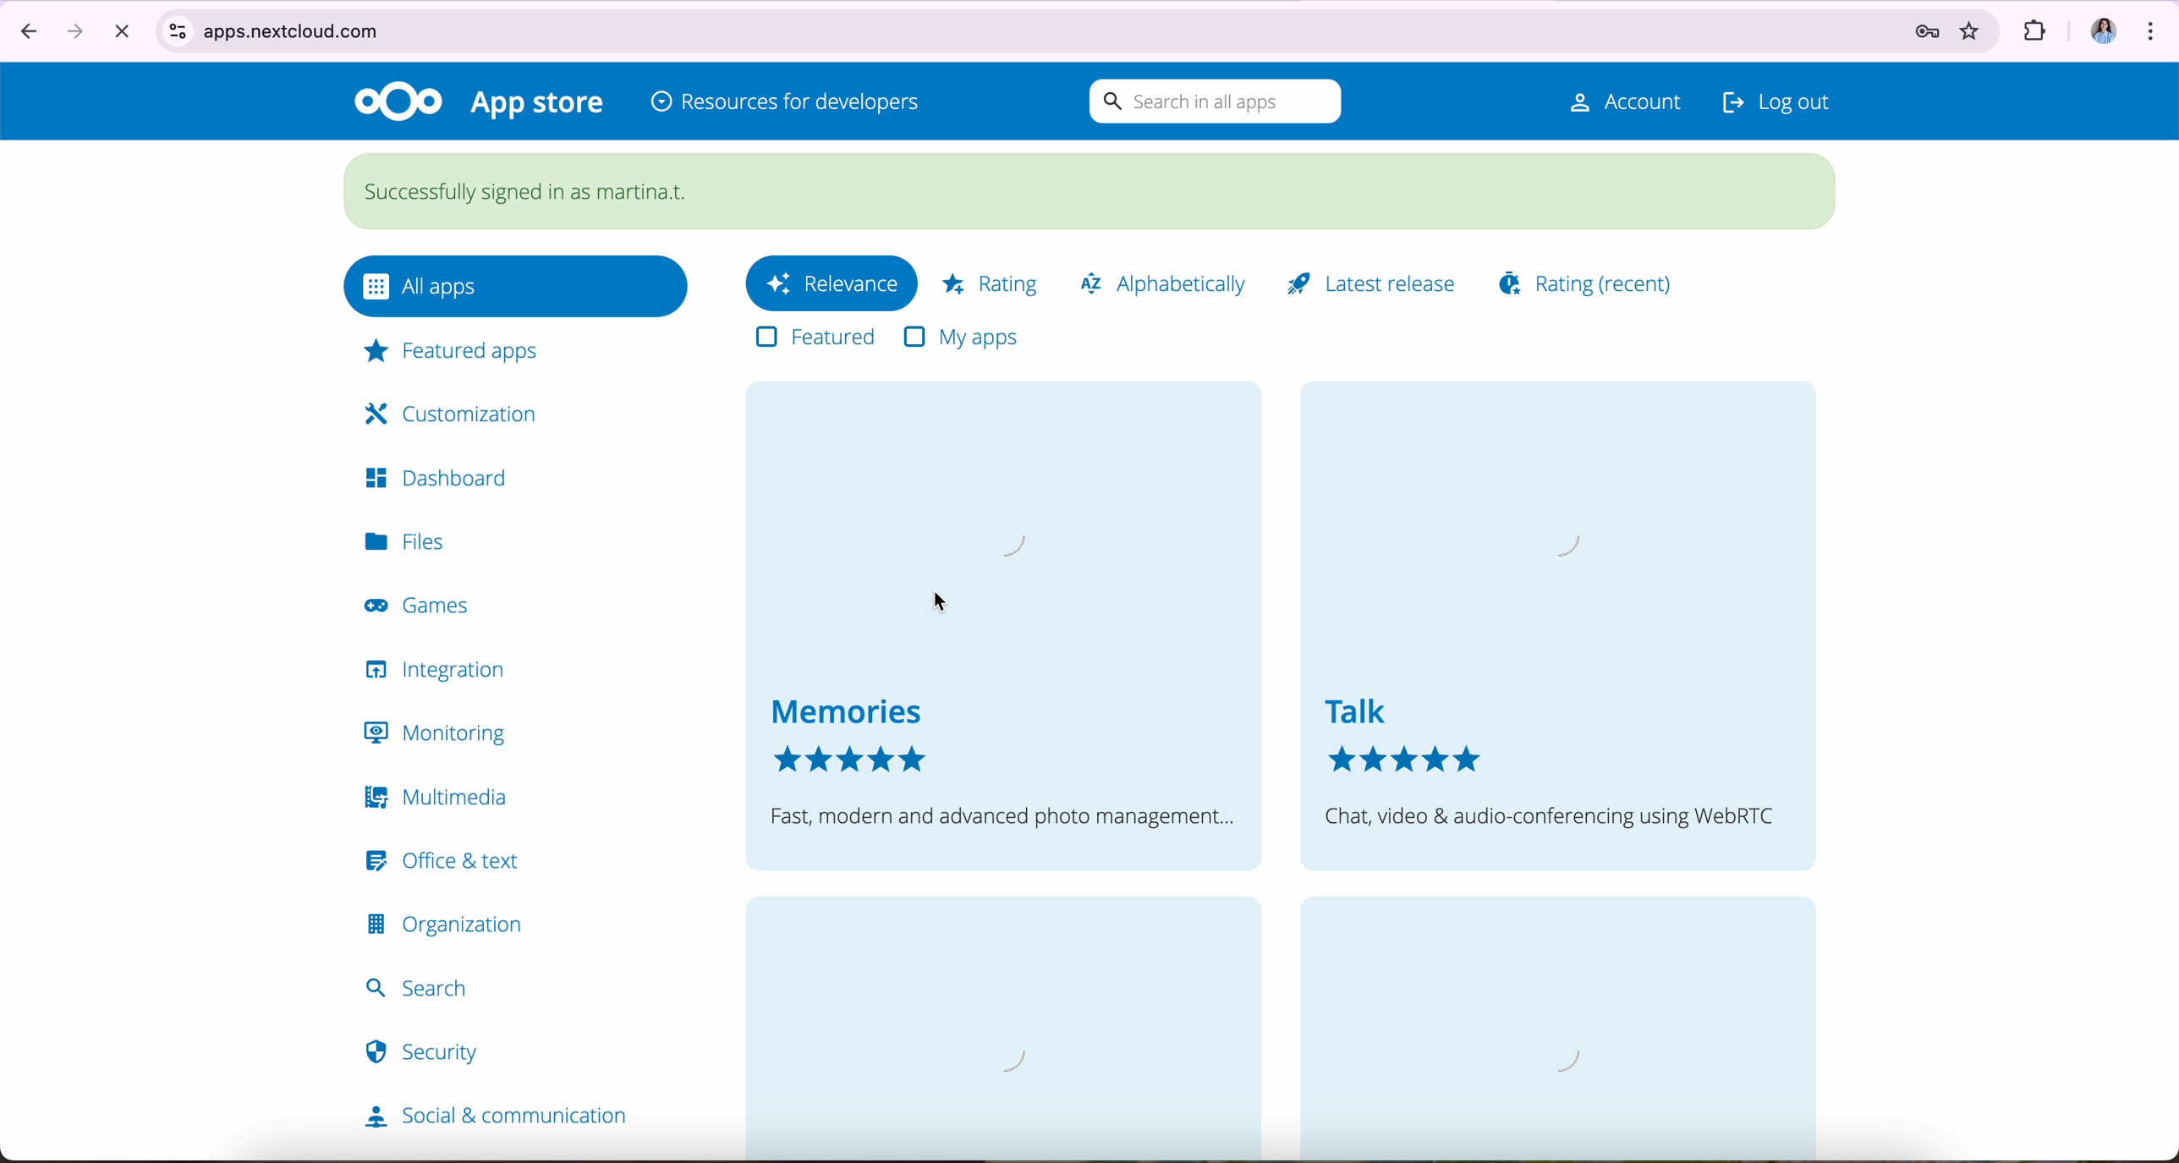  Describe the element at coordinates (1210, 102) in the screenshot. I see `search in all apps` at that location.